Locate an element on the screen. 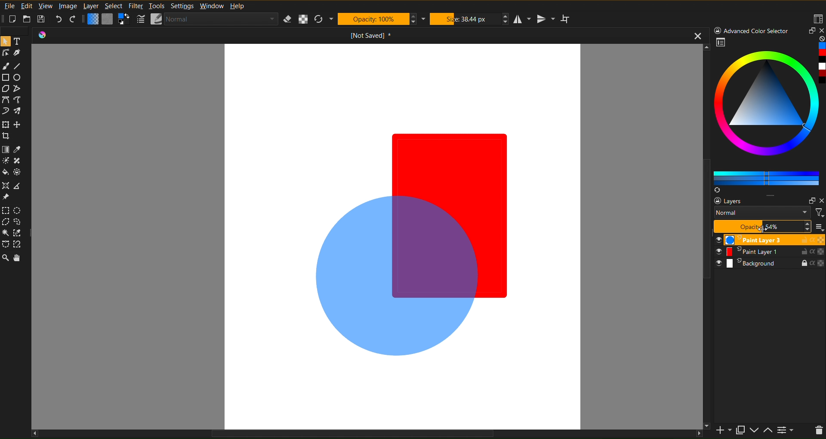  Shape Tools is located at coordinates (7, 89).